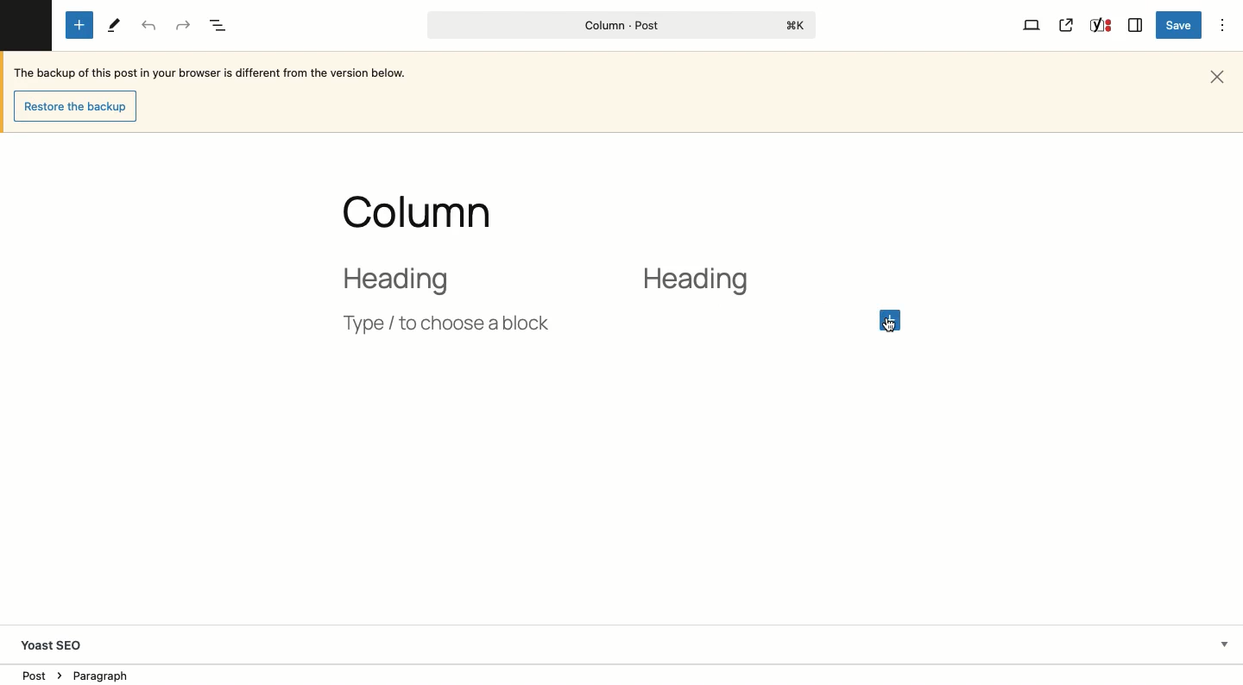  What do you see at coordinates (892, 330) in the screenshot?
I see `cursor` at bounding box center [892, 330].